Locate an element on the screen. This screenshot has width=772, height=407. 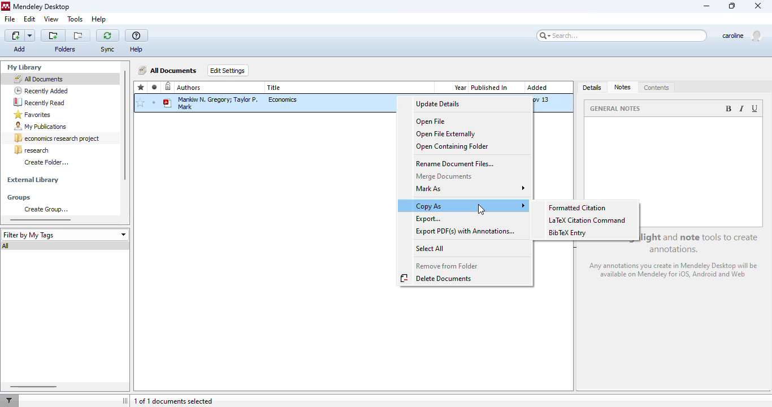
rename document files is located at coordinates (456, 164).